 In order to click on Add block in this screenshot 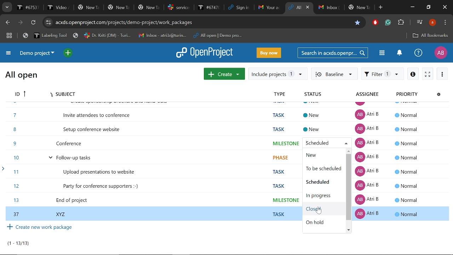, I will do `click(375, 23)`.